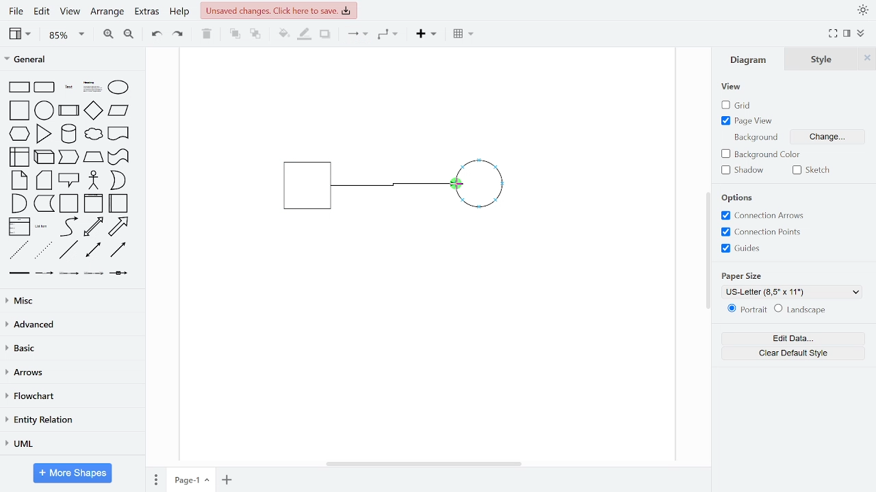 Image resolution: width=876 pixels, height=492 pixels. Describe the element at coordinates (70, 180) in the screenshot. I see `callout` at that location.